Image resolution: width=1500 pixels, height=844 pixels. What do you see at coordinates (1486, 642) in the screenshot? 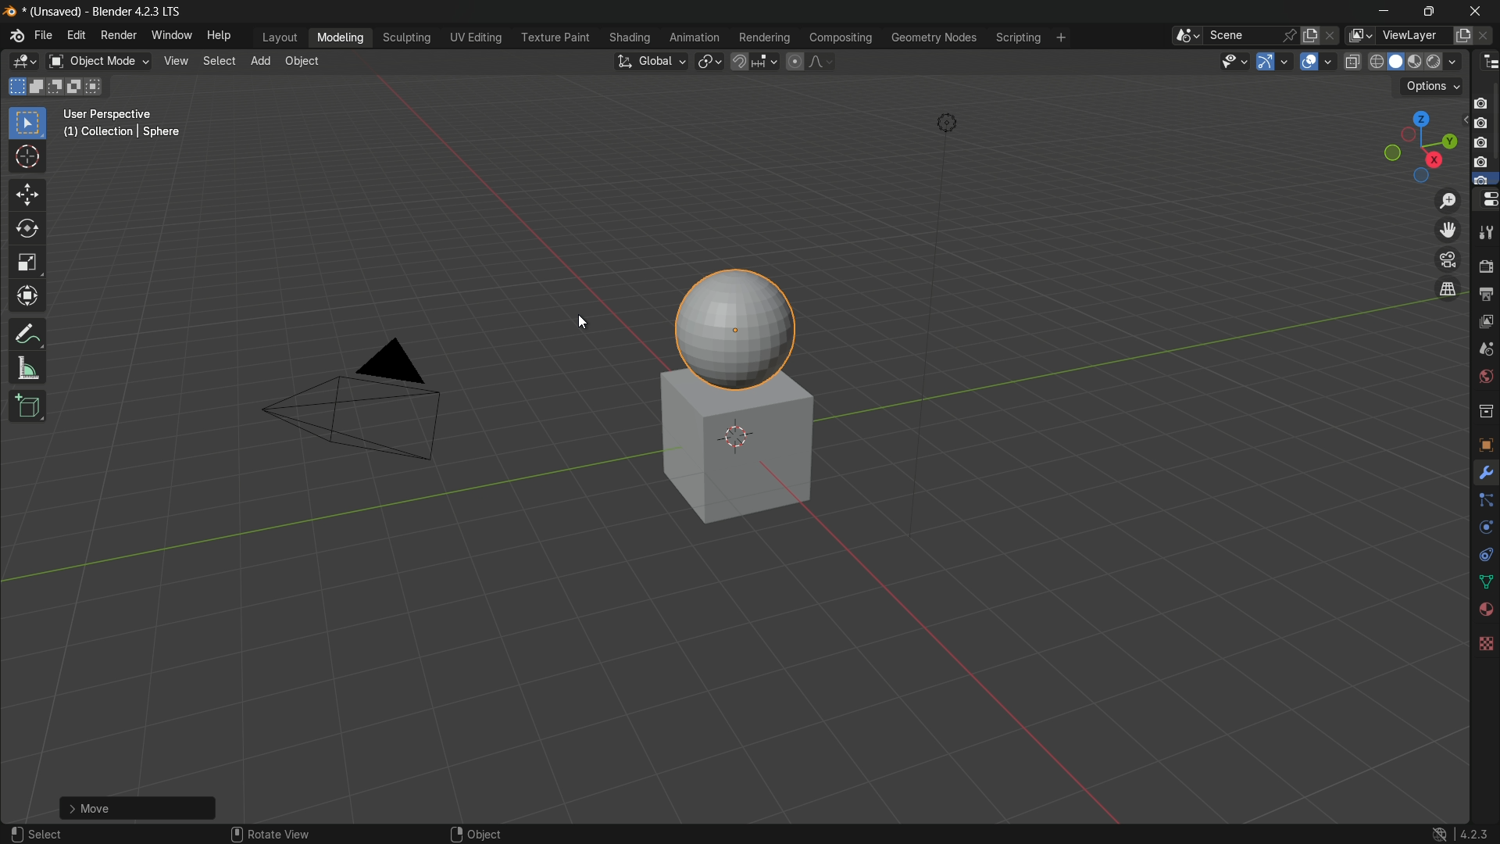
I see `Texture Properties` at bounding box center [1486, 642].